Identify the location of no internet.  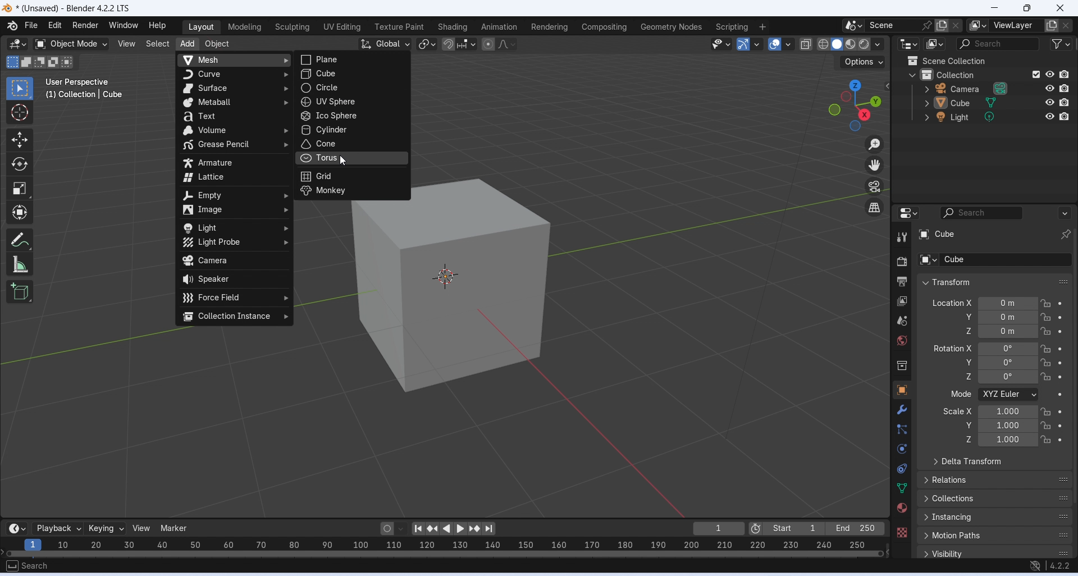
(1035, 566).